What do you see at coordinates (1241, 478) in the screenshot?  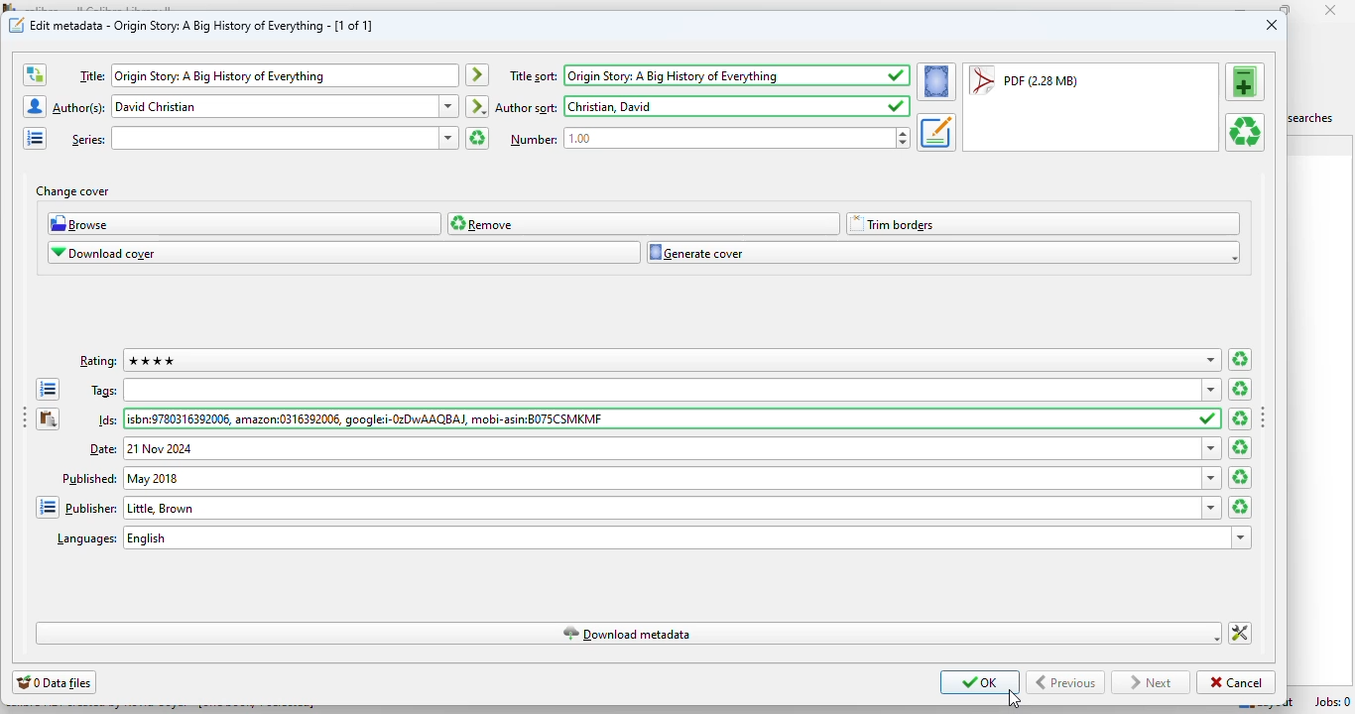 I see `clear date` at bounding box center [1241, 478].